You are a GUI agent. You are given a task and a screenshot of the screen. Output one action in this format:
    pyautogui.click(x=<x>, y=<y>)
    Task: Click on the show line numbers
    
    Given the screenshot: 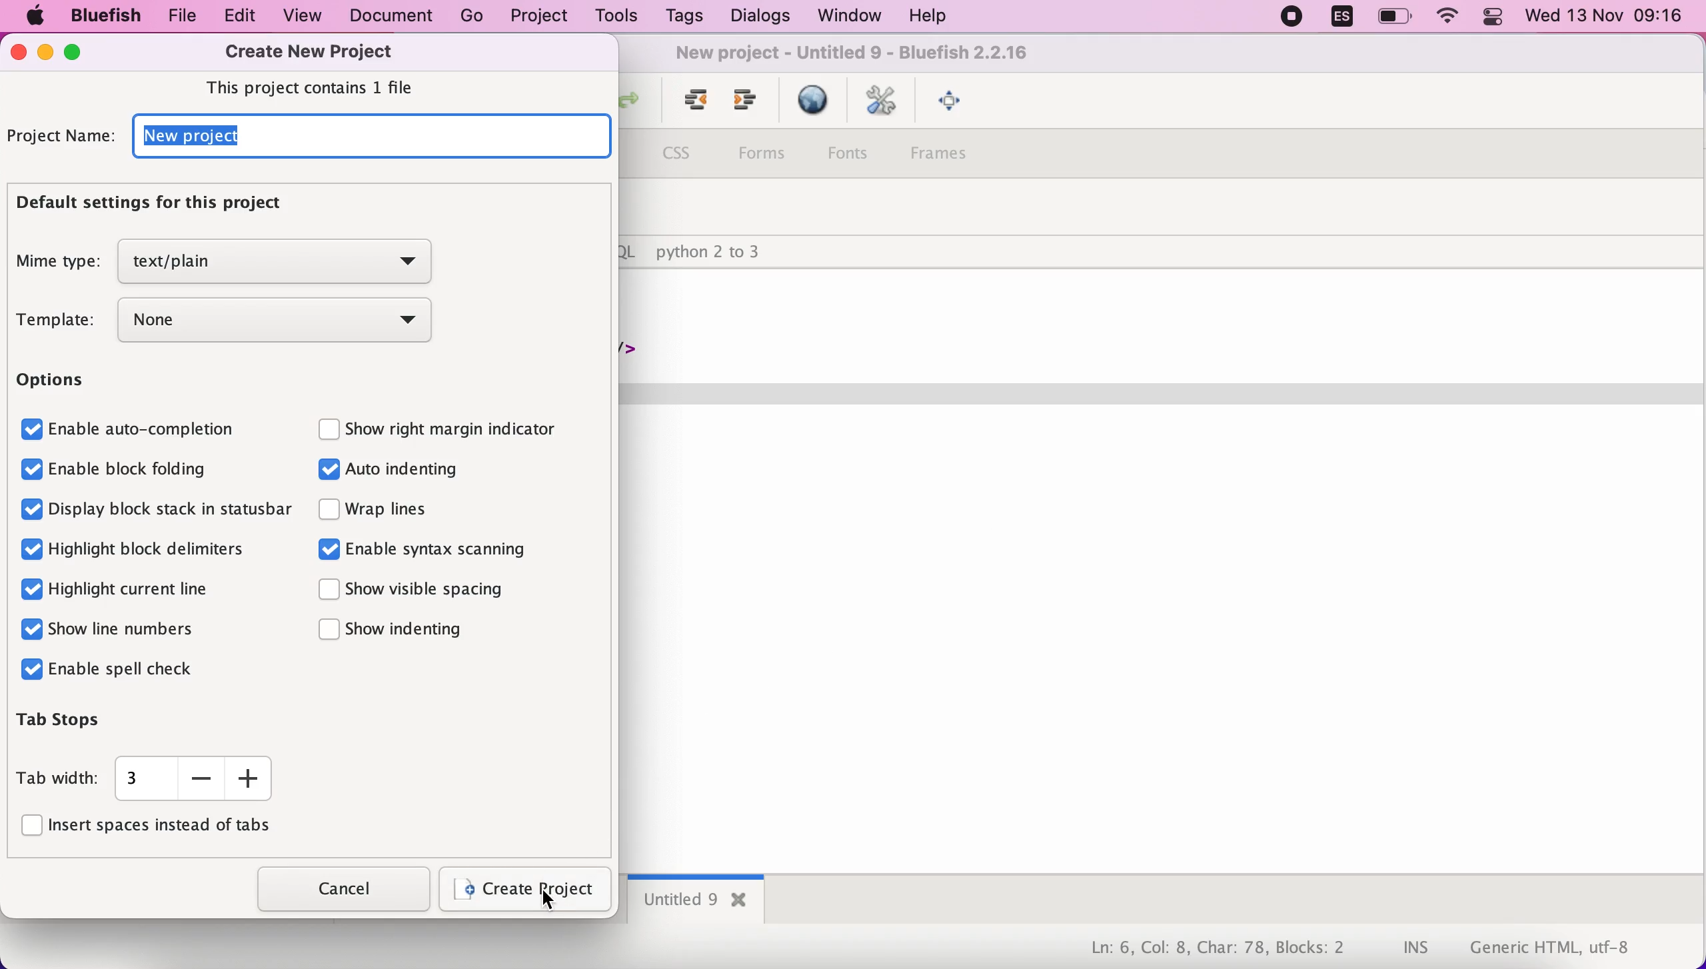 What is the action you would take?
    pyautogui.click(x=115, y=630)
    